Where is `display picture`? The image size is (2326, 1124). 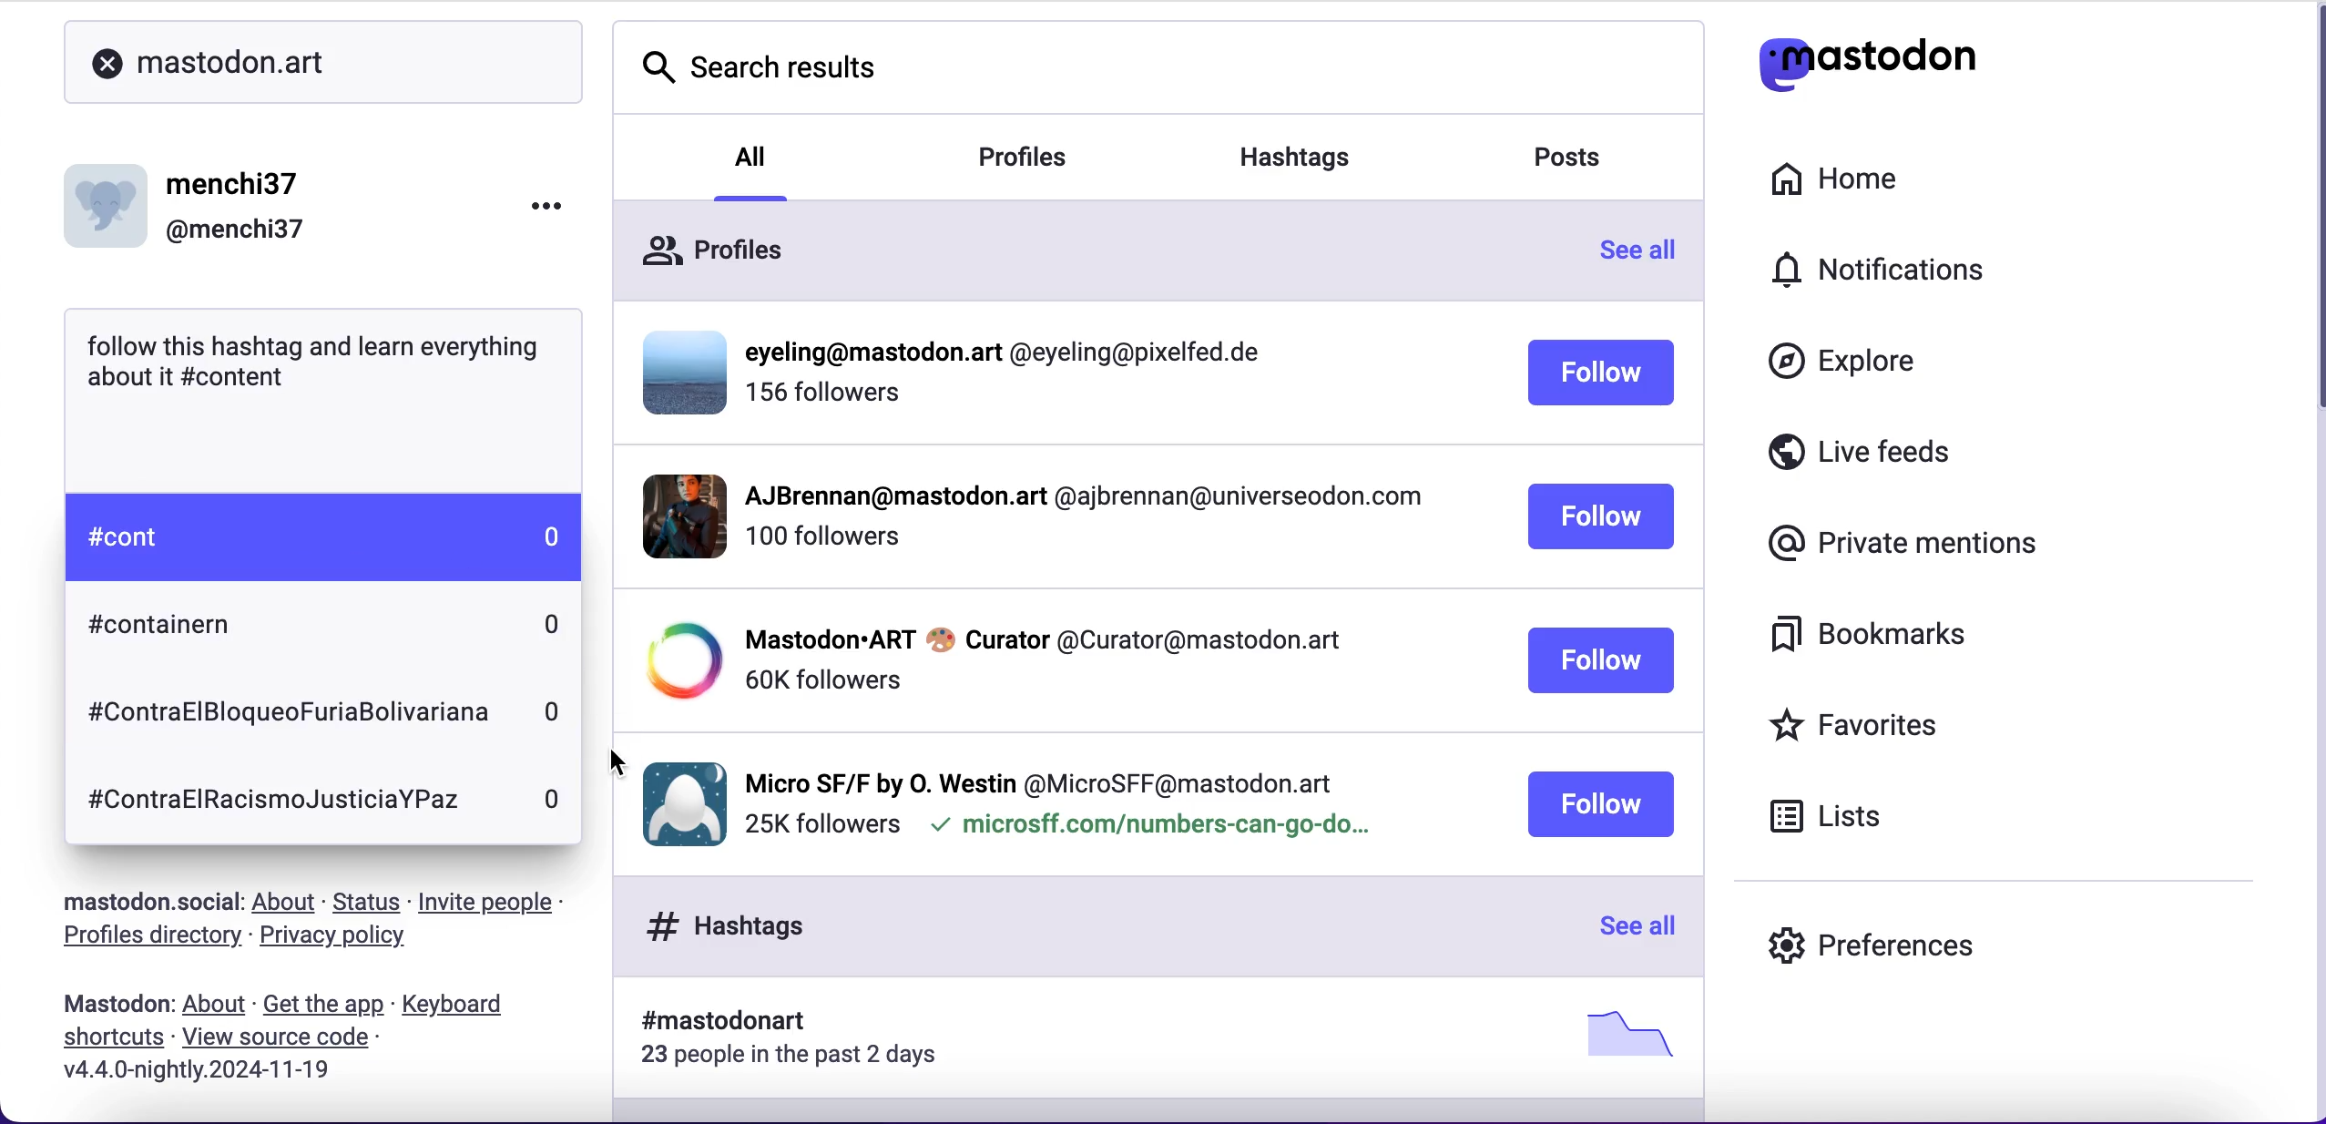
display picture is located at coordinates (678, 370).